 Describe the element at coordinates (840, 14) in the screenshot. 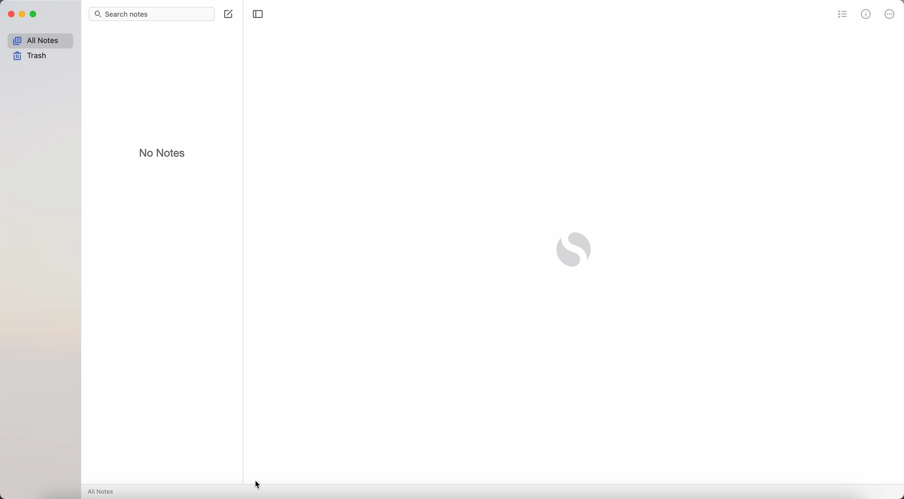

I see `check list` at that location.